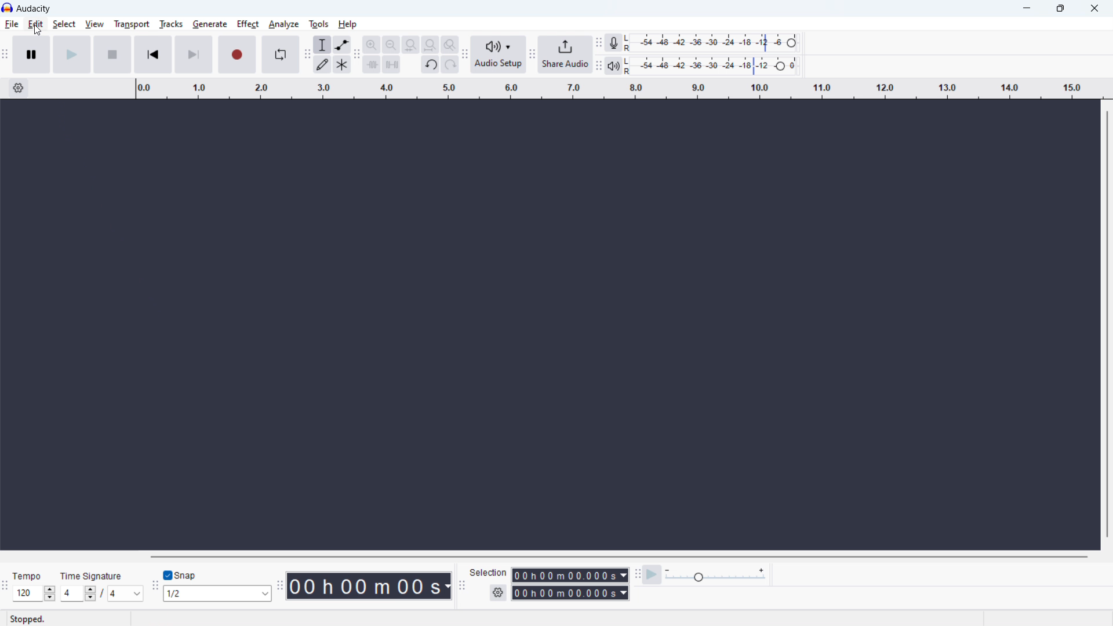  Describe the element at coordinates (323, 44) in the screenshot. I see `selection tool` at that location.